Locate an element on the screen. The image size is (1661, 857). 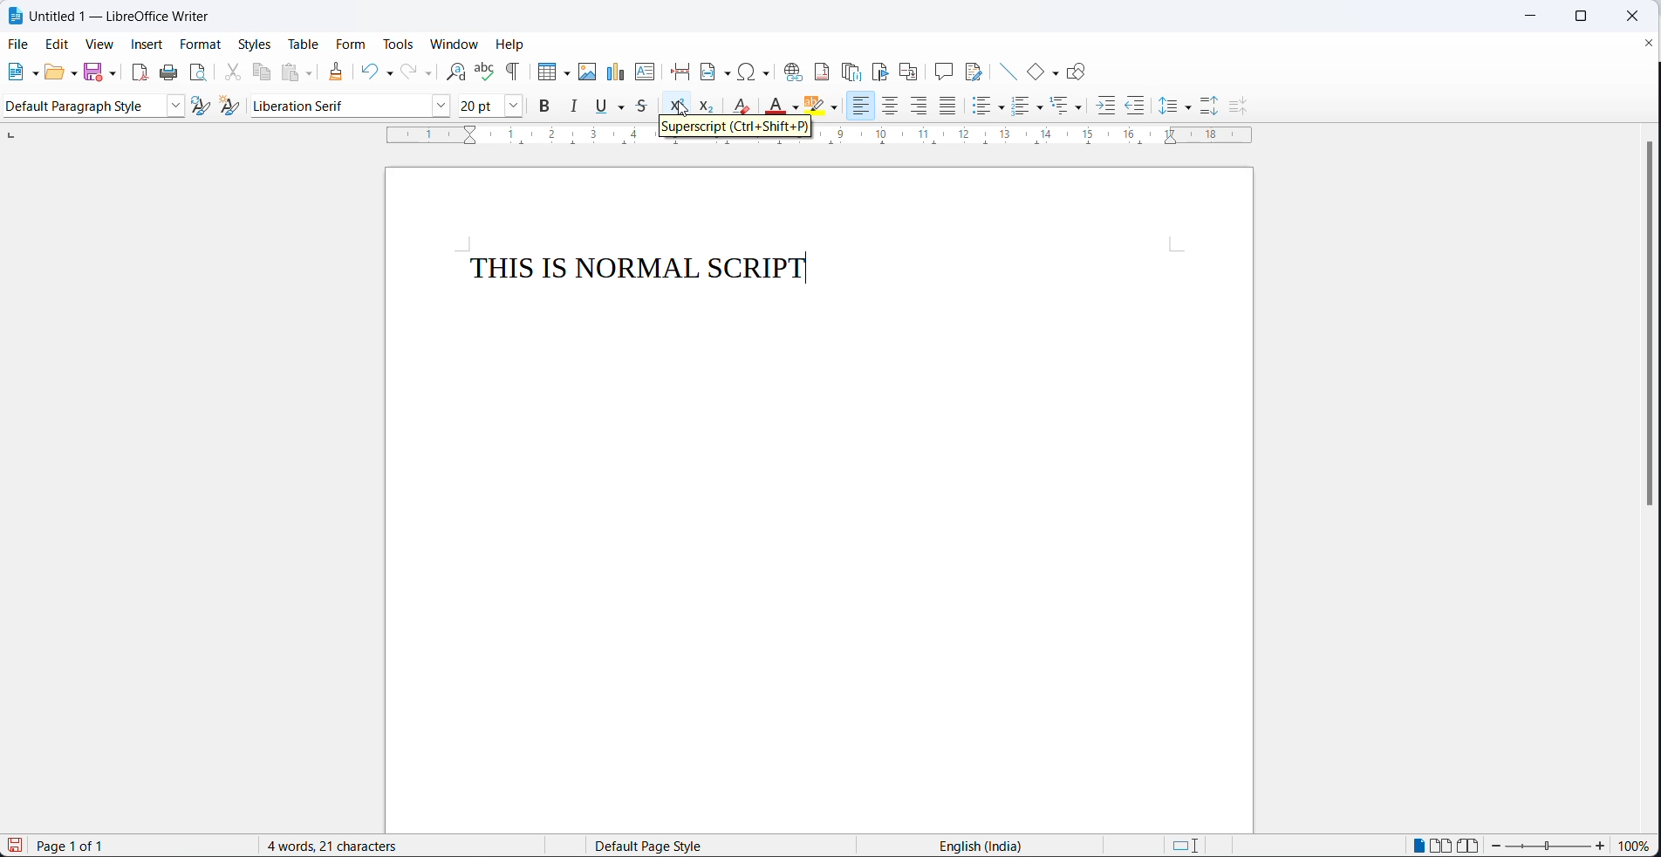
font color options is located at coordinates (796, 108).